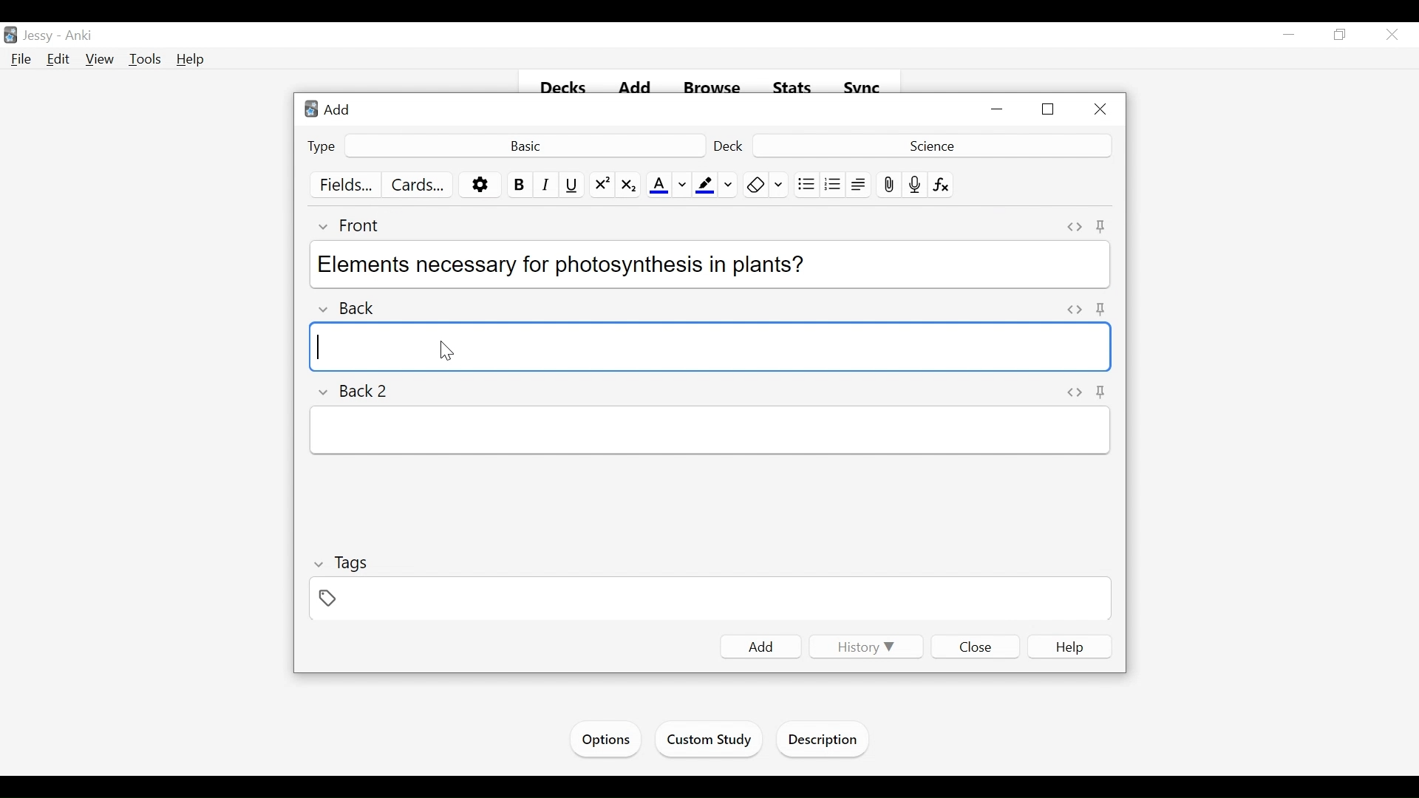 Image resolution: width=1419 pixels, height=798 pixels. Describe the element at coordinates (729, 185) in the screenshot. I see `Change Color` at that location.